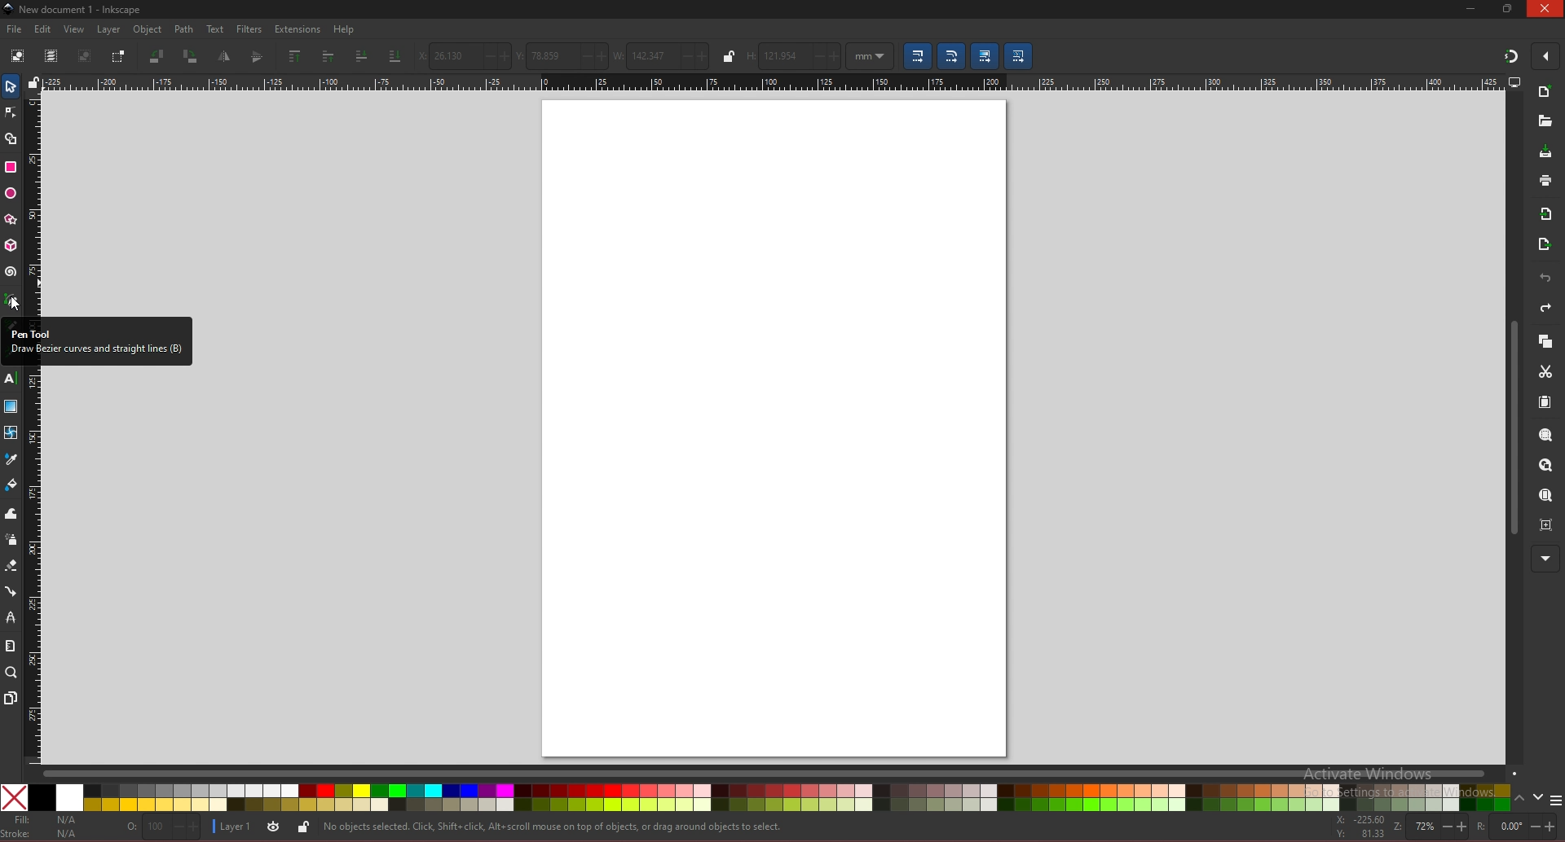  I want to click on text, so click(10, 379).